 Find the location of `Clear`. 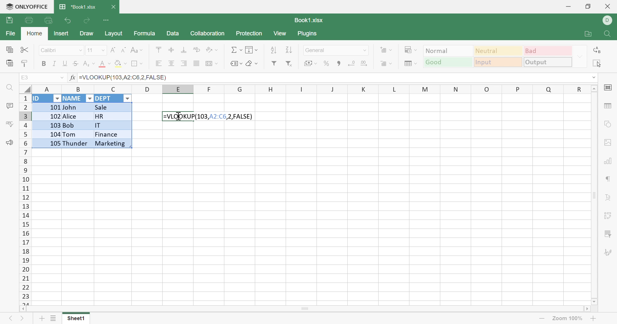

Clear is located at coordinates (252, 63).